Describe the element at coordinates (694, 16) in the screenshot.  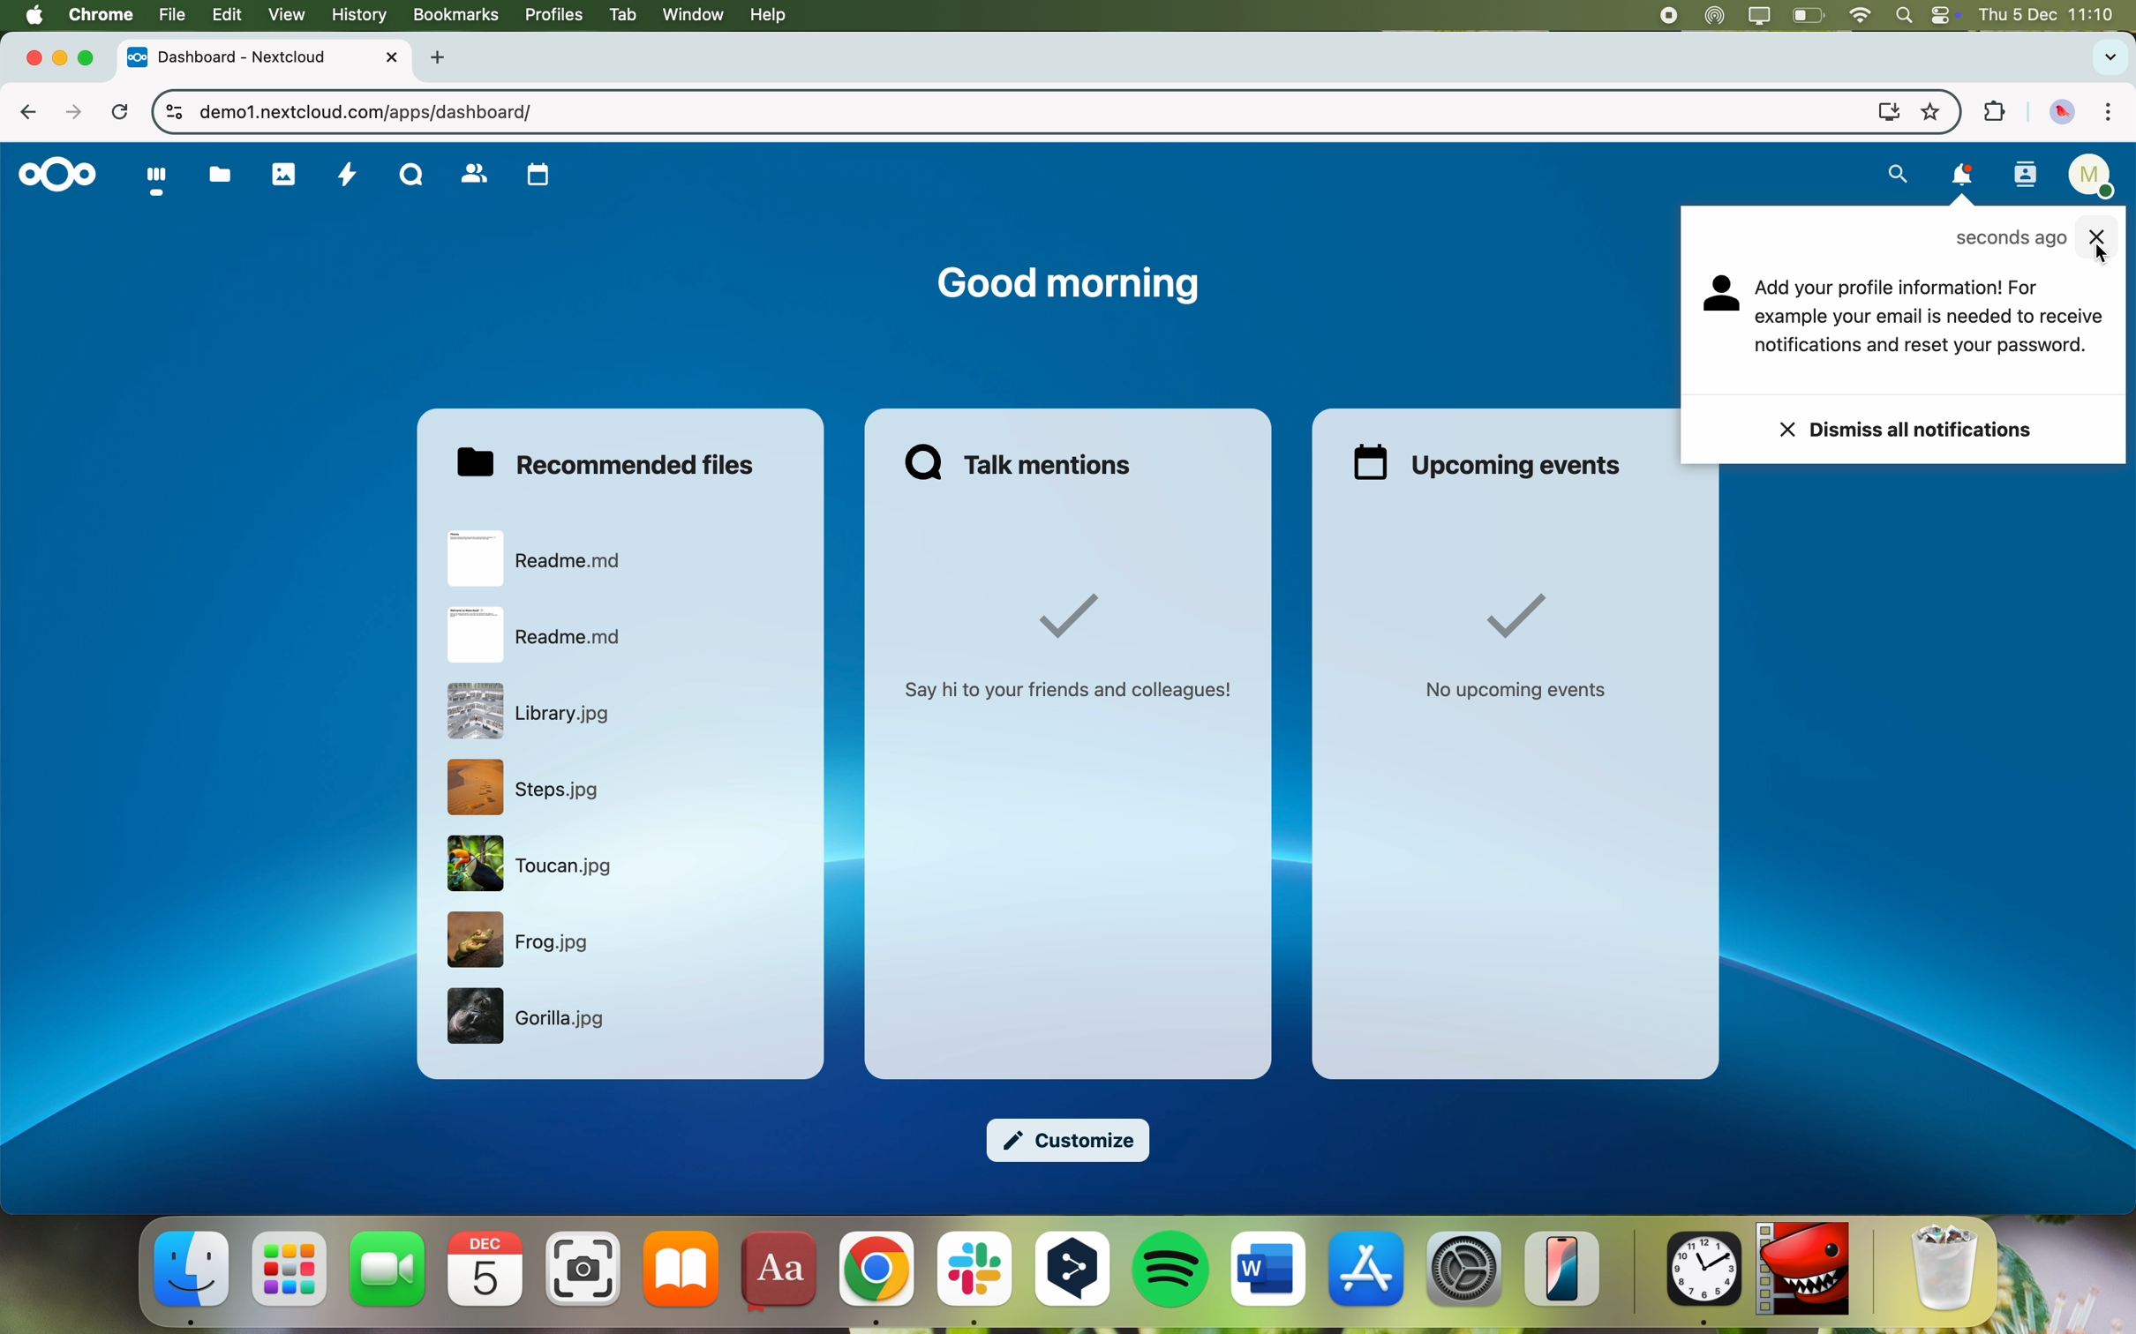
I see `window` at that location.